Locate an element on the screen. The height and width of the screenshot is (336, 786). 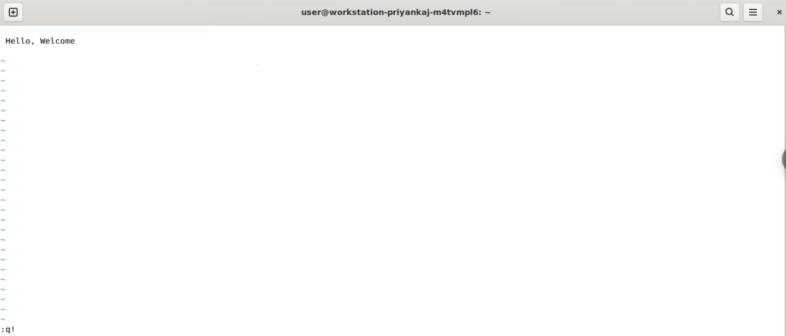
user@workstation-priyankaj-m4tvmpl6: ~ is located at coordinates (395, 13).